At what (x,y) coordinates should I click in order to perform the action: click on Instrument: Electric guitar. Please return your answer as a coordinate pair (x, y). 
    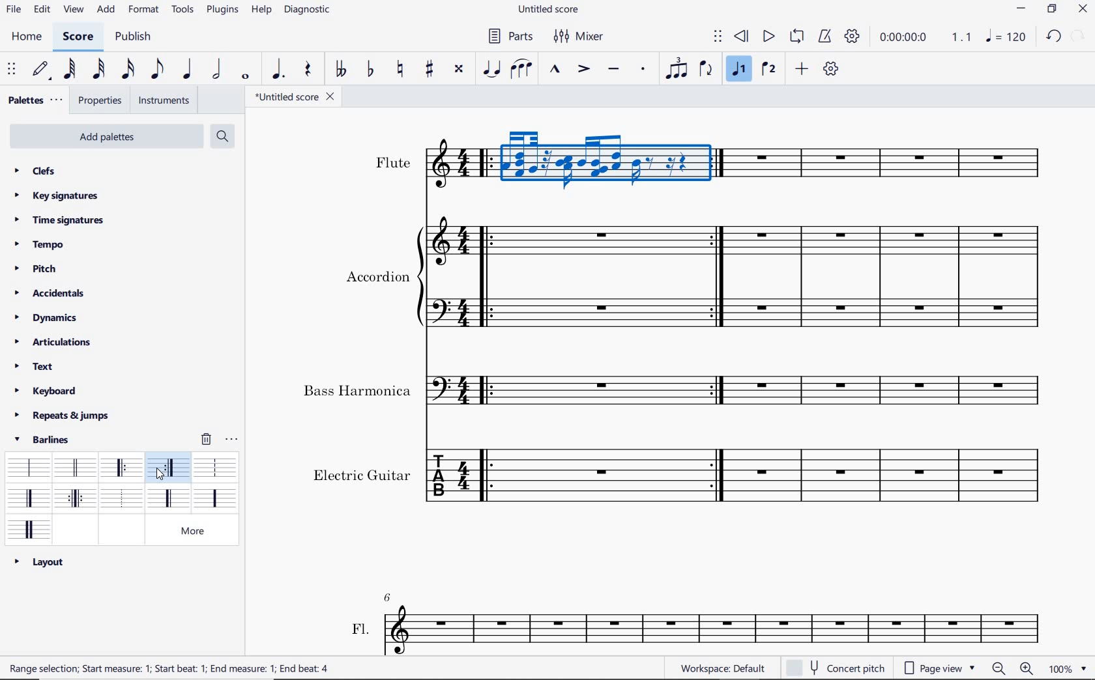
    Looking at the image, I should click on (448, 479).